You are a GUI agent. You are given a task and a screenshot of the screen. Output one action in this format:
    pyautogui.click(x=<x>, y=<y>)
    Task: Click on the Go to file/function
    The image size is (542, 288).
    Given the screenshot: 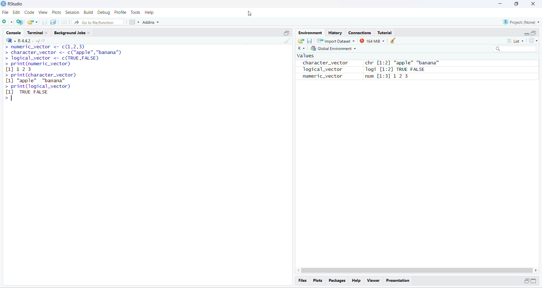 What is the action you would take?
    pyautogui.click(x=97, y=22)
    